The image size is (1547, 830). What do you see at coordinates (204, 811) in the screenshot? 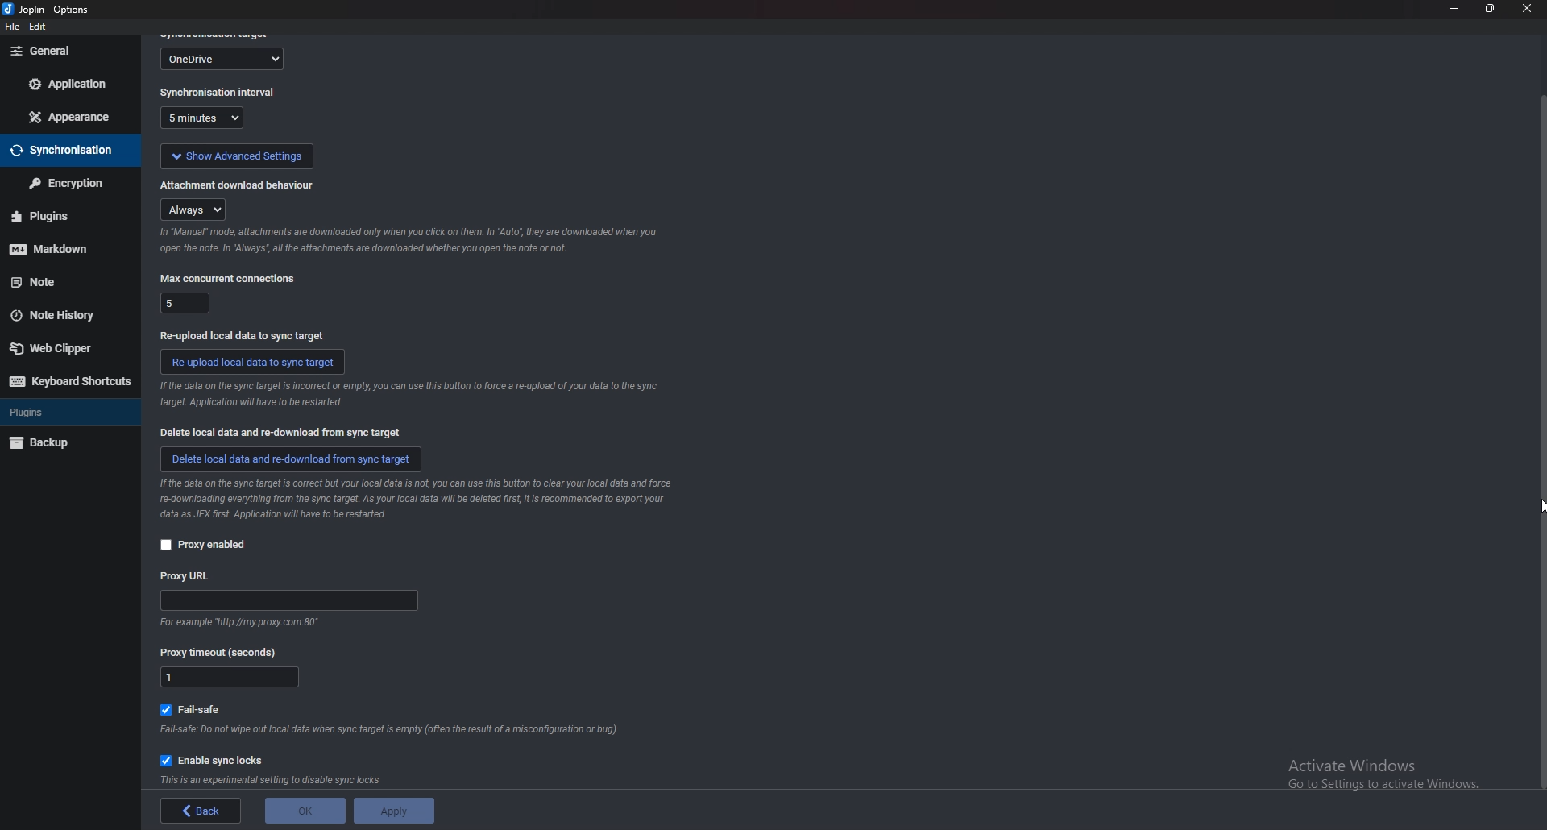
I see `back` at bounding box center [204, 811].